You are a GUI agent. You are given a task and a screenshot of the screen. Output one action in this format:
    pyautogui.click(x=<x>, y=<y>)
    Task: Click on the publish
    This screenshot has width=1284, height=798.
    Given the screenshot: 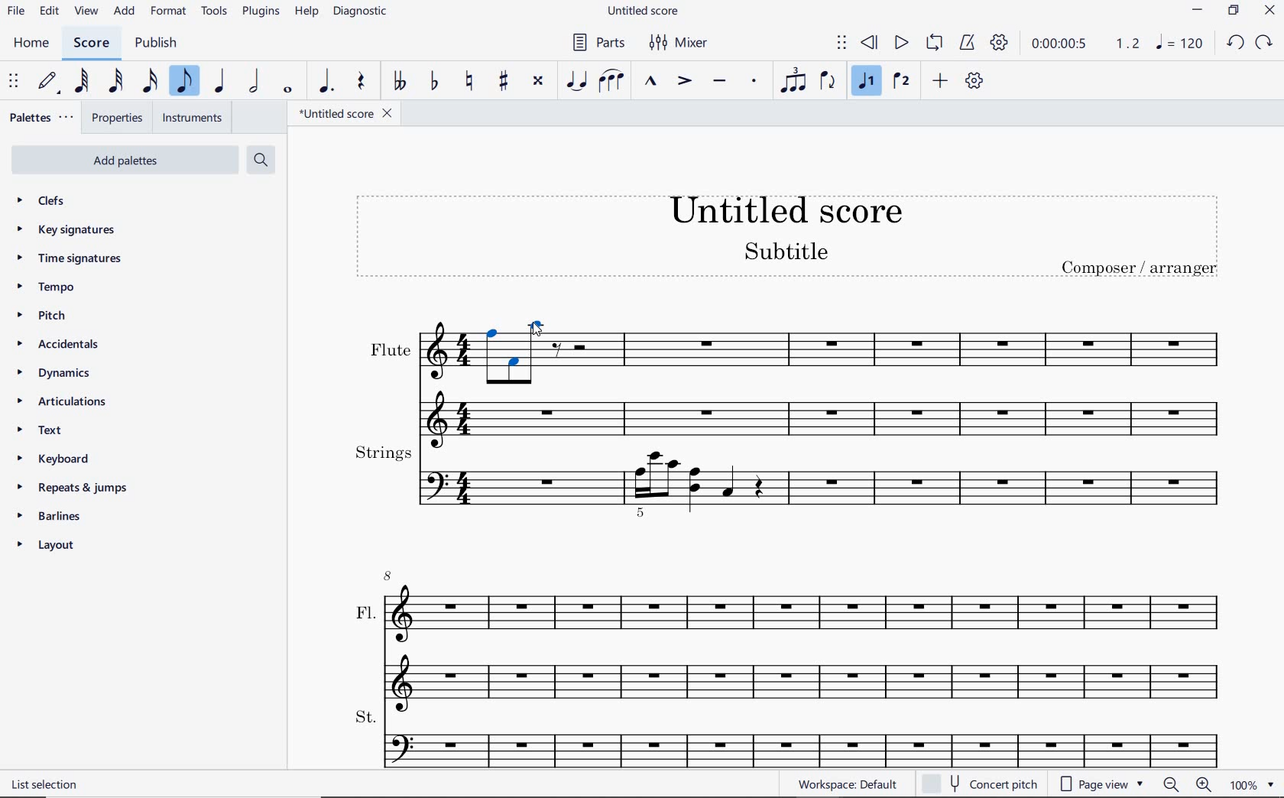 What is the action you would take?
    pyautogui.click(x=155, y=44)
    